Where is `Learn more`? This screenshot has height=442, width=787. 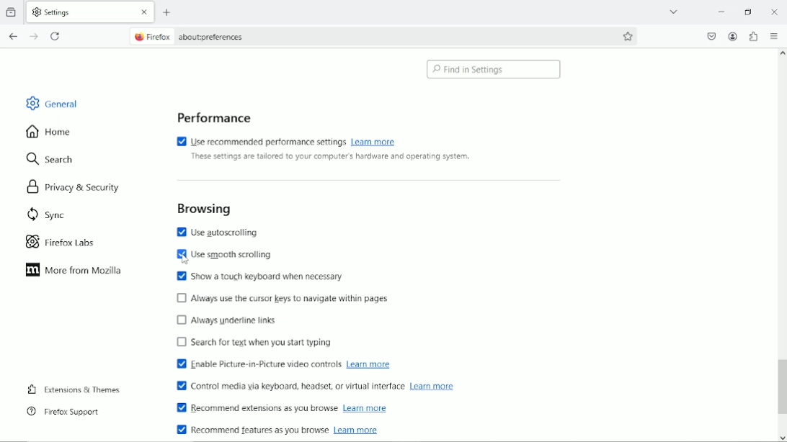
Learn more is located at coordinates (355, 429).